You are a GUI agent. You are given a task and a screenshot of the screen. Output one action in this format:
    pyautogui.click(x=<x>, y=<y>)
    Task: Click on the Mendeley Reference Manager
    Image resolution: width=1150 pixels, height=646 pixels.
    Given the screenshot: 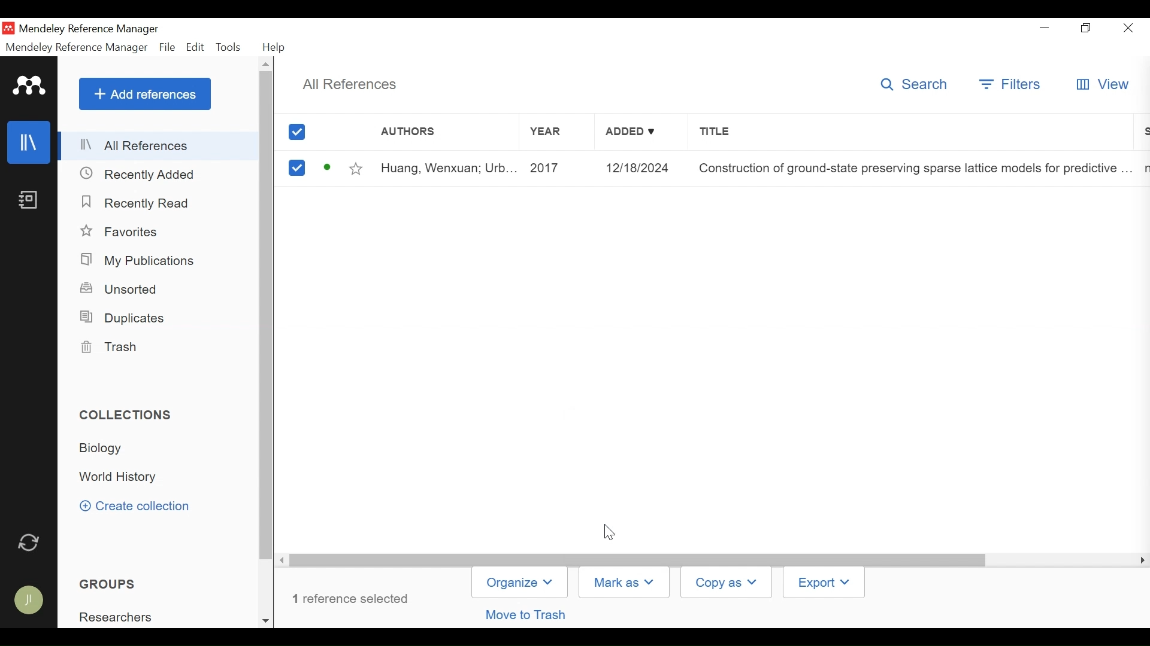 What is the action you would take?
    pyautogui.click(x=95, y=29)
    